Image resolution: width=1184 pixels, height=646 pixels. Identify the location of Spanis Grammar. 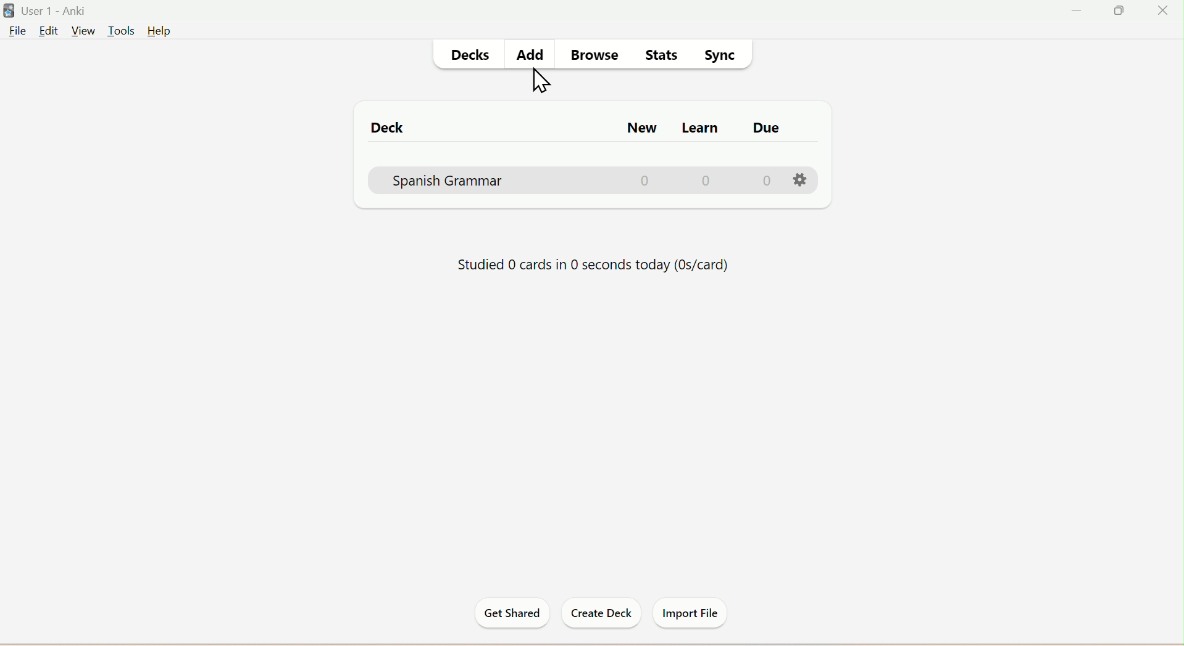
(602, 181).